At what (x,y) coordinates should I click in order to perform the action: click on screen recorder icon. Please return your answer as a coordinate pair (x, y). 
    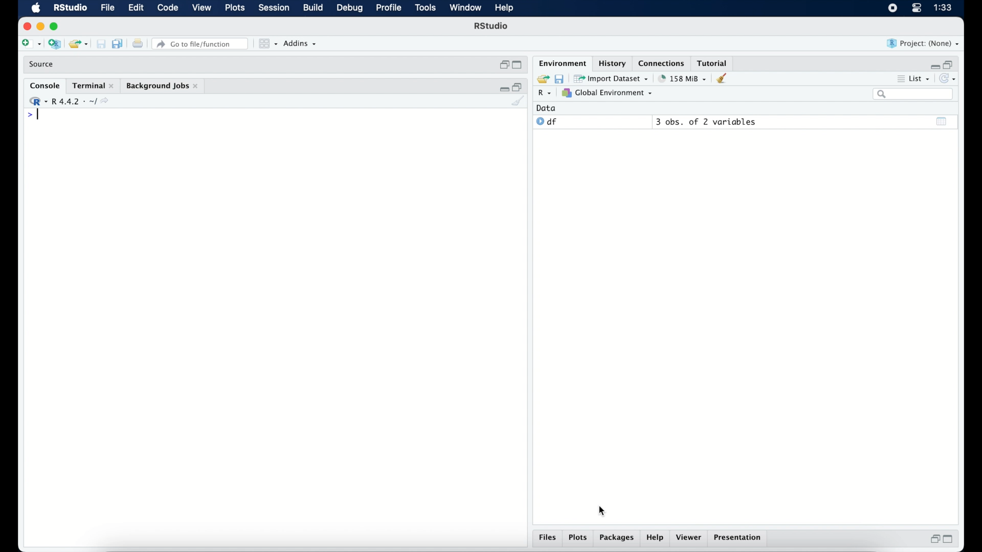
    Looking at the image, I should click on (892, 8).